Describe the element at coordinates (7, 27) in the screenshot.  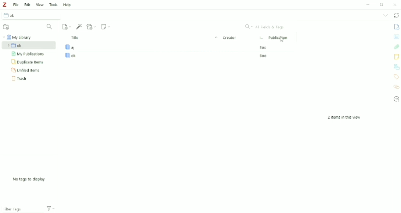
I see `New Collection` at that location.